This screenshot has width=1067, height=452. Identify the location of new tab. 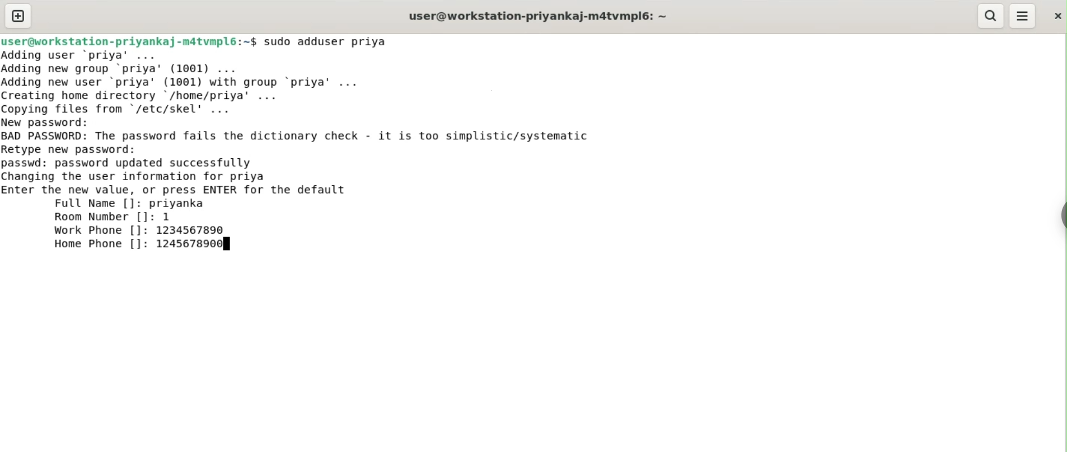
(18, 16).